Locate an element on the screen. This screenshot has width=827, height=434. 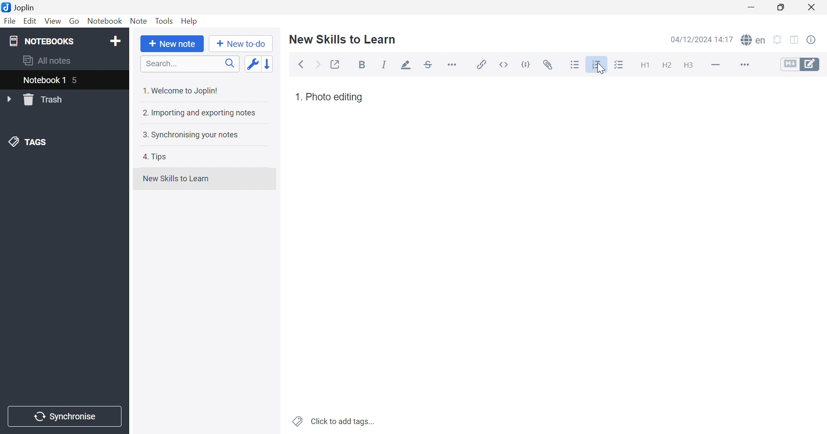
Bullet list is located at coordinates (575, 65).